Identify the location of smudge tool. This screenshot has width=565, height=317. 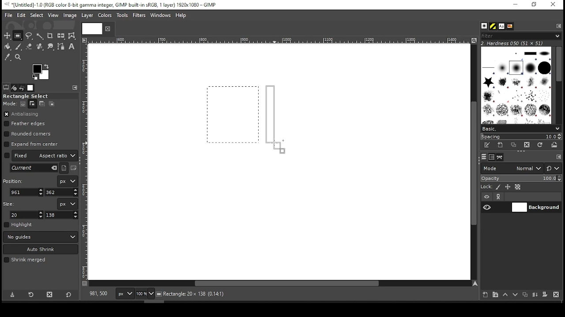
(51, 47).